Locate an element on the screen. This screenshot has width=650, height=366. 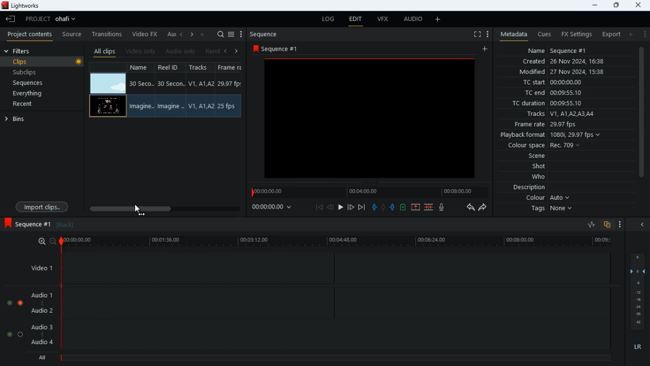
add is located at coordinates (487, 49).